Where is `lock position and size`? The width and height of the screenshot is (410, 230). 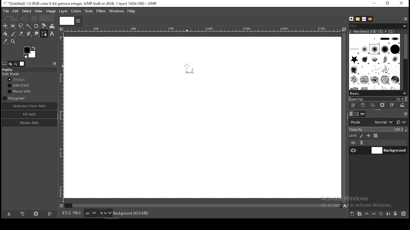 lock position and size is located at coordinates (368, 135).